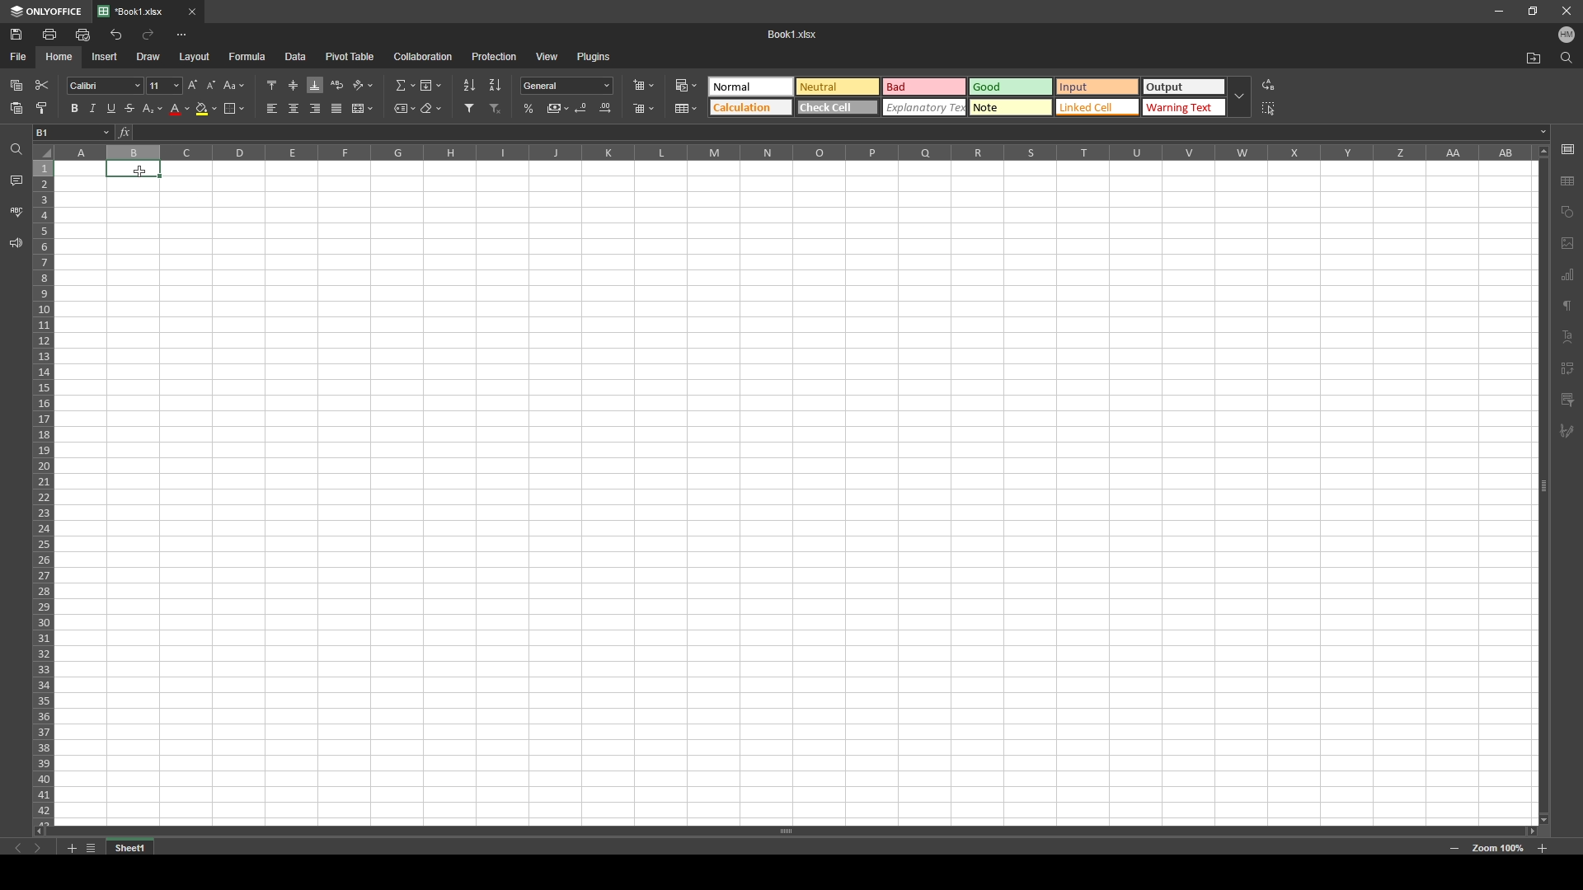 The image size is (1583, 890). I want to click on file name, so click(793, 33).